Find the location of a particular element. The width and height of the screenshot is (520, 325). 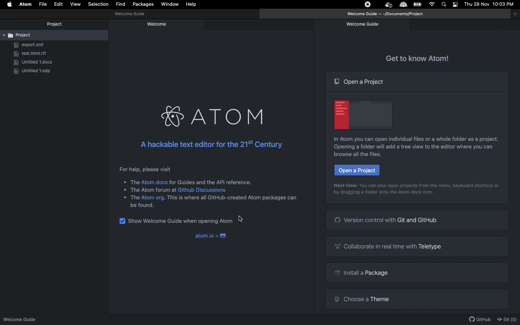

Welcome guide is located at coordinates (161, 24).